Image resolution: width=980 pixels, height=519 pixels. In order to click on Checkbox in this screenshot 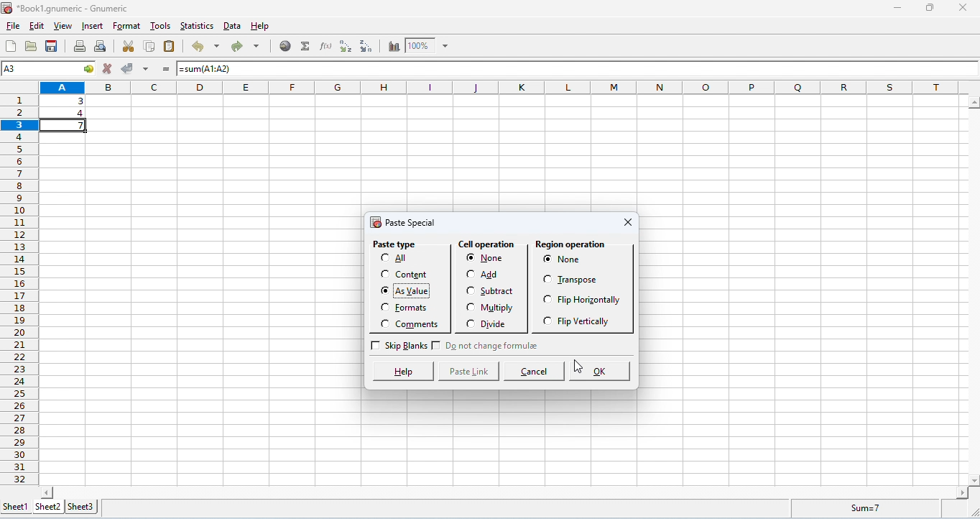, I will do `click(384, 274)`.